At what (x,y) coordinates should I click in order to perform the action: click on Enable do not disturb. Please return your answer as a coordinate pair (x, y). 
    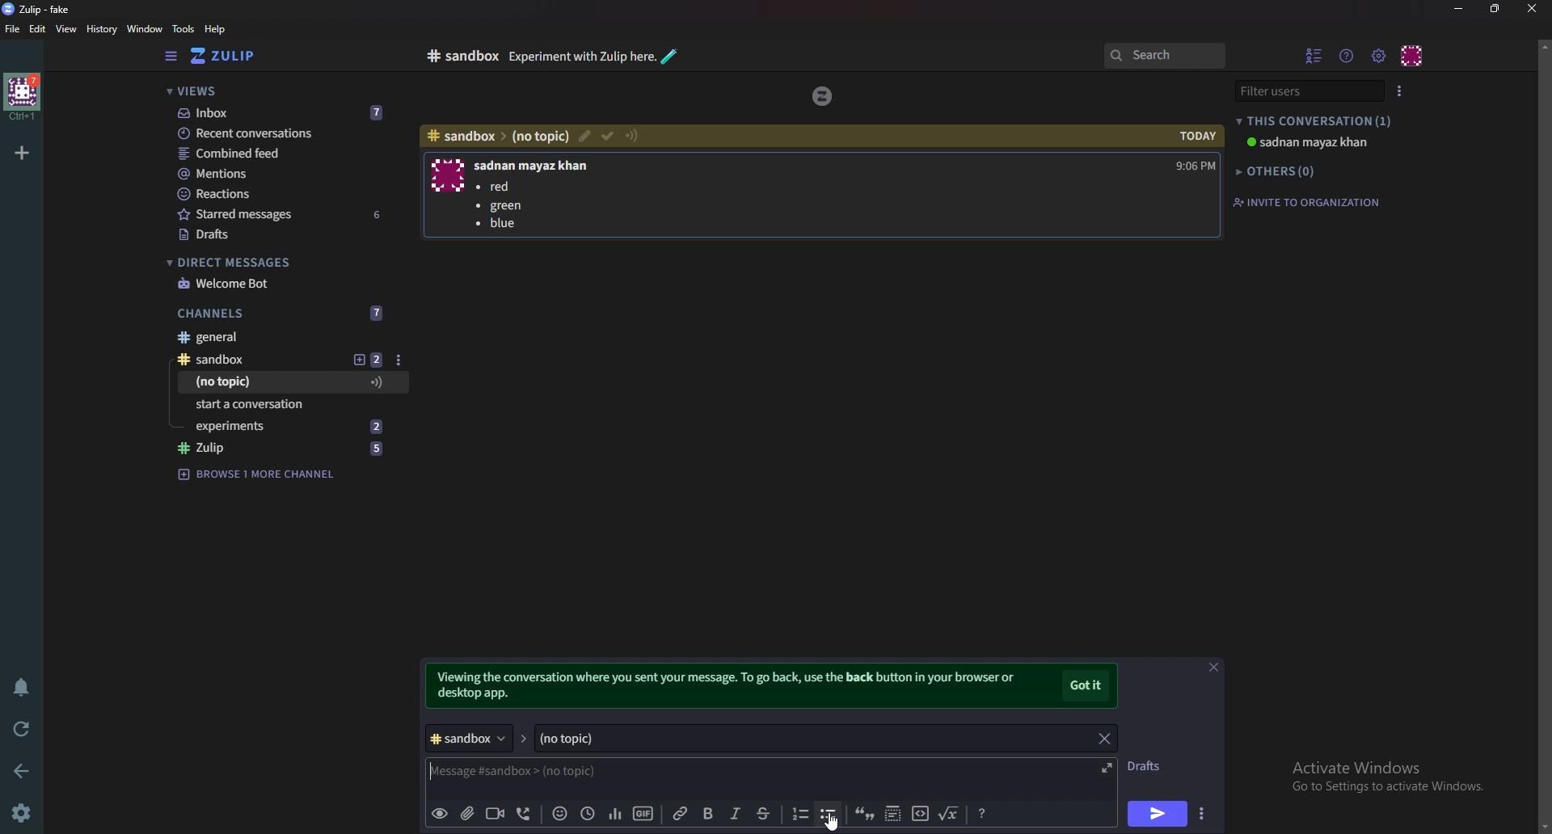
    Looking at the image, I should click on (24, 684).